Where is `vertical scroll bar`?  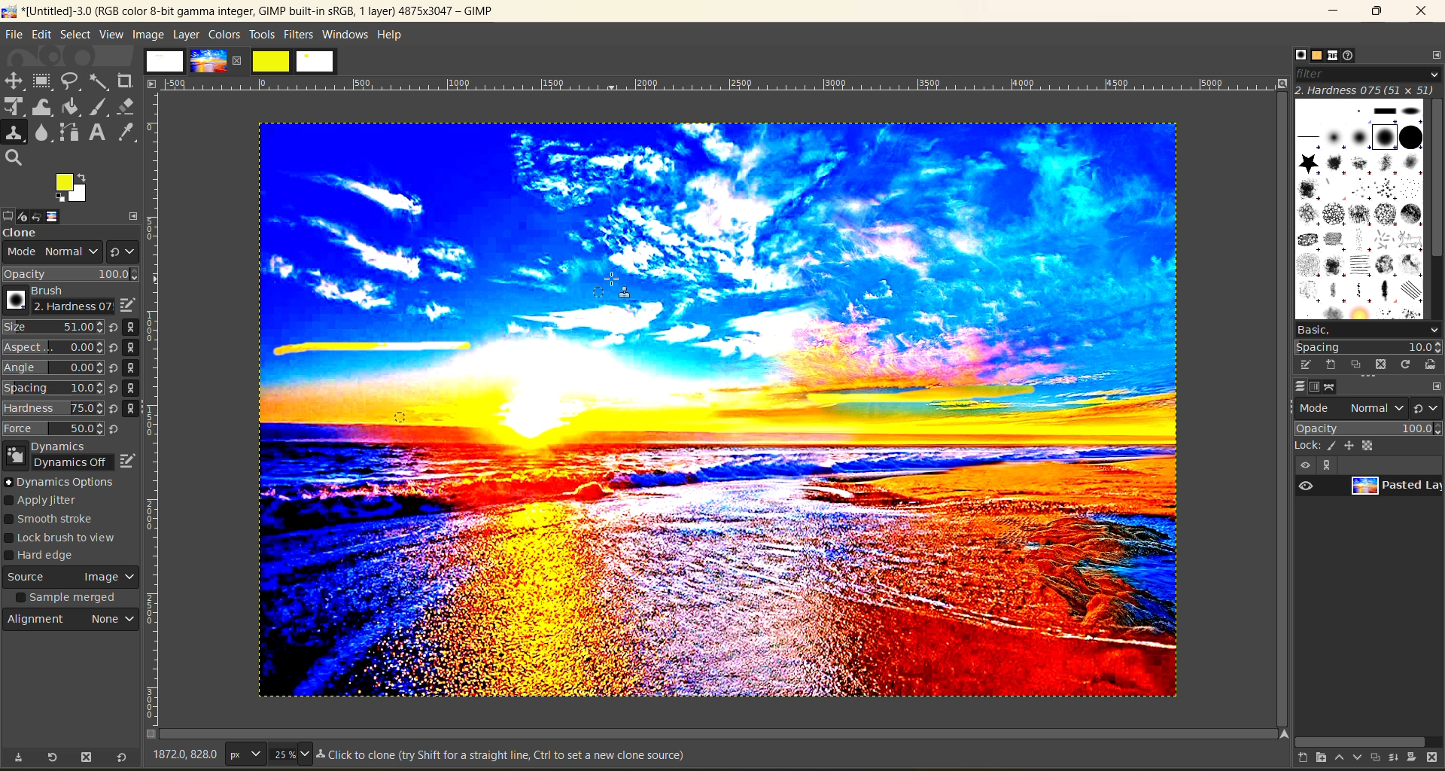 vertical scroll bar is located at coordinates (1436, 180).